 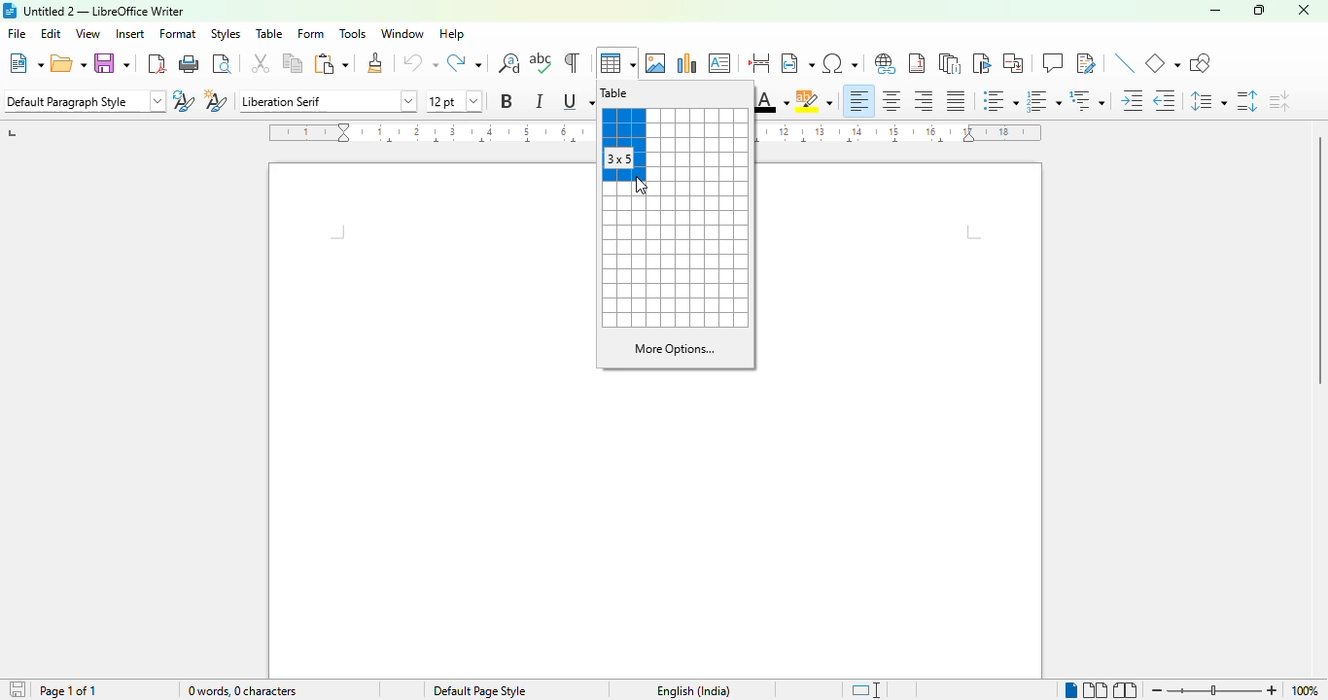 What do you see at coordinates (329, 101) in the screenshot?
I see `font name` at bounding box center [329, 101].